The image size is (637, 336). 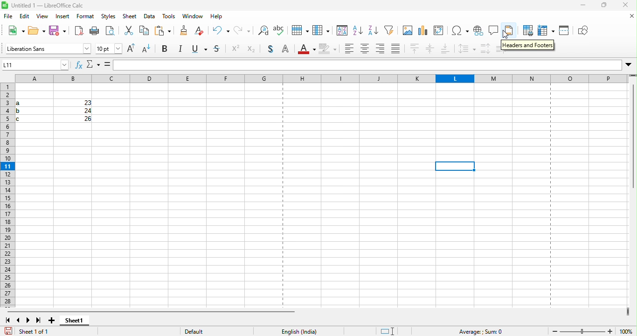 I want to click on data, so click(x=148, y=18).